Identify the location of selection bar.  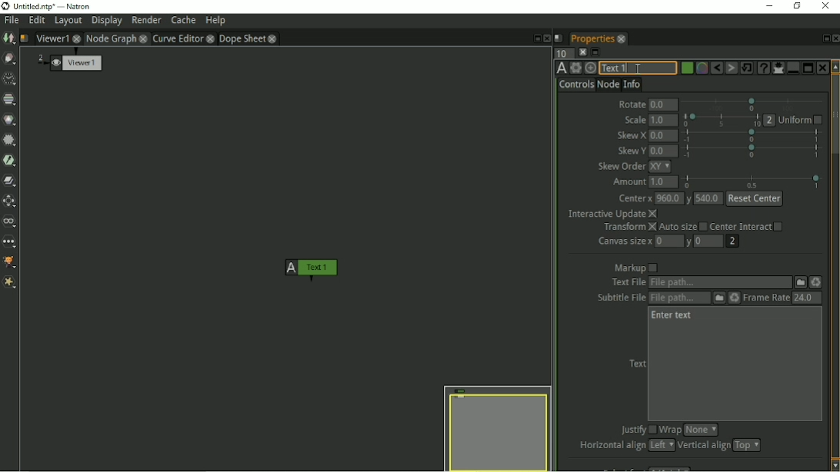
(752, 135).